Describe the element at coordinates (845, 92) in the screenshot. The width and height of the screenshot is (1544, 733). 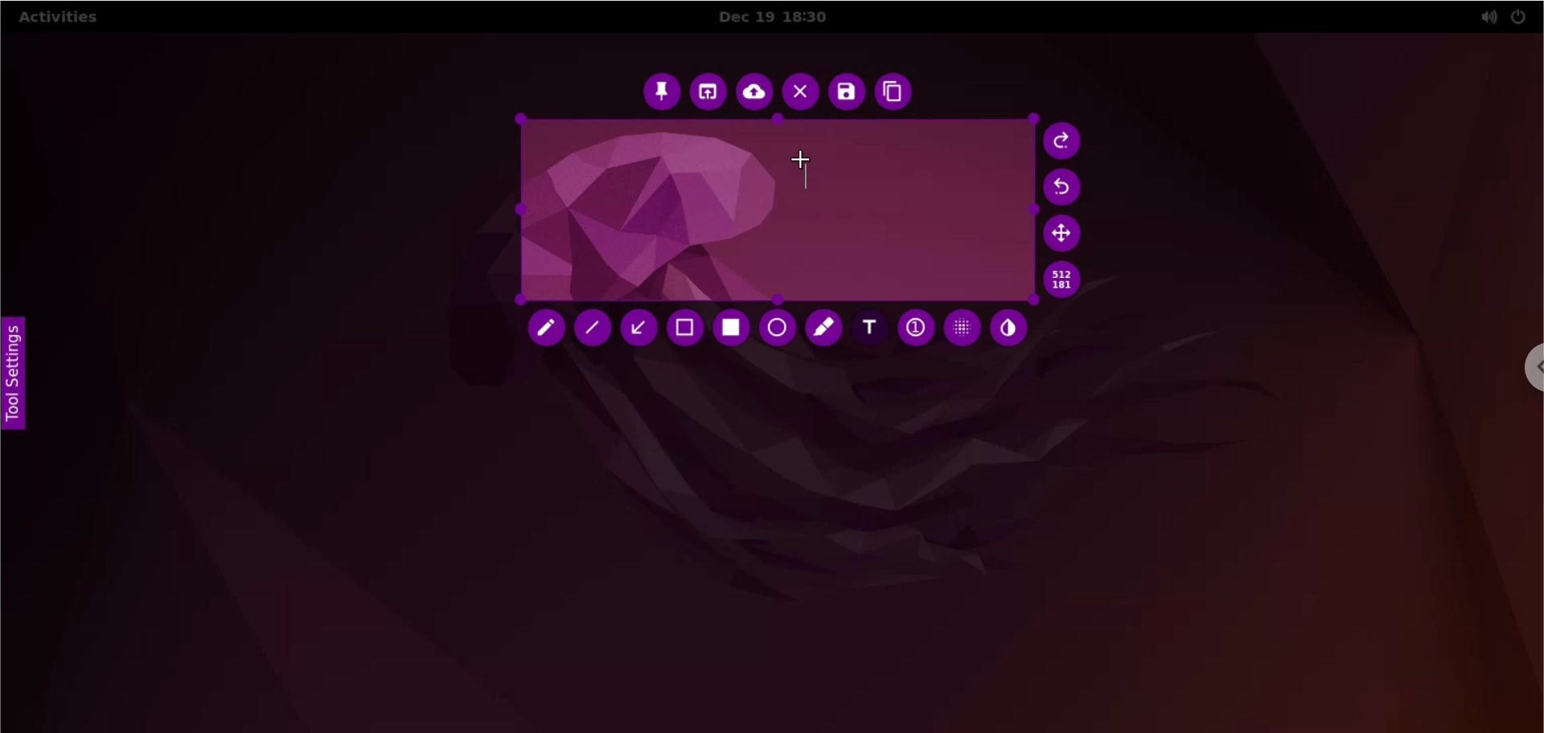
I see `save` at that location.